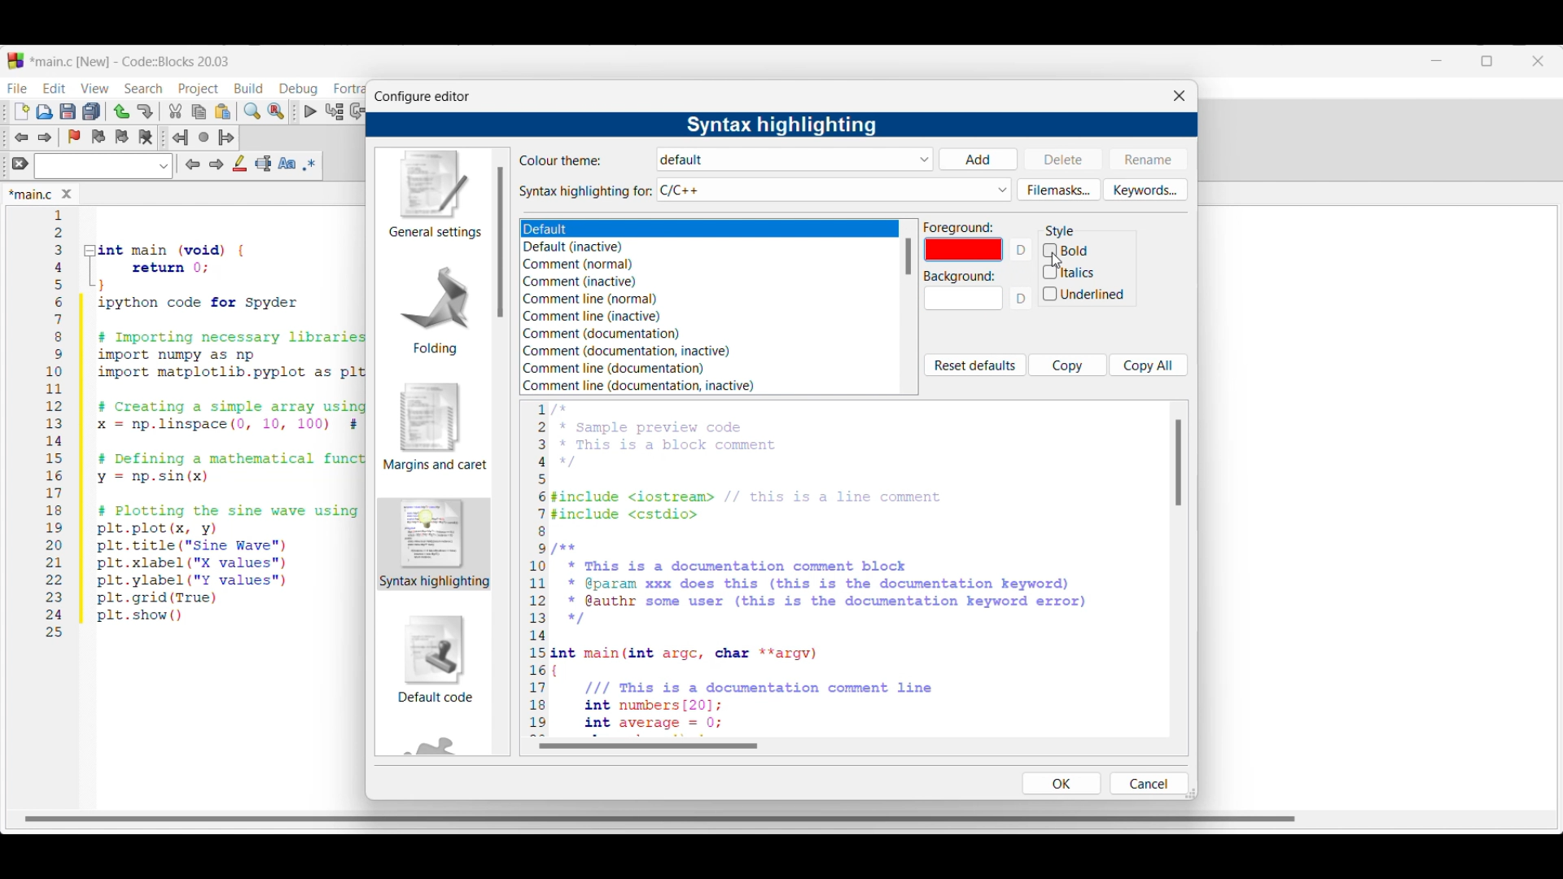 The width and height of the screenshot is (1563, 879). What do you see at coordinates (436, 426) in the screenshot?
I see `Margins and caret` at bounding box center [436, 426].